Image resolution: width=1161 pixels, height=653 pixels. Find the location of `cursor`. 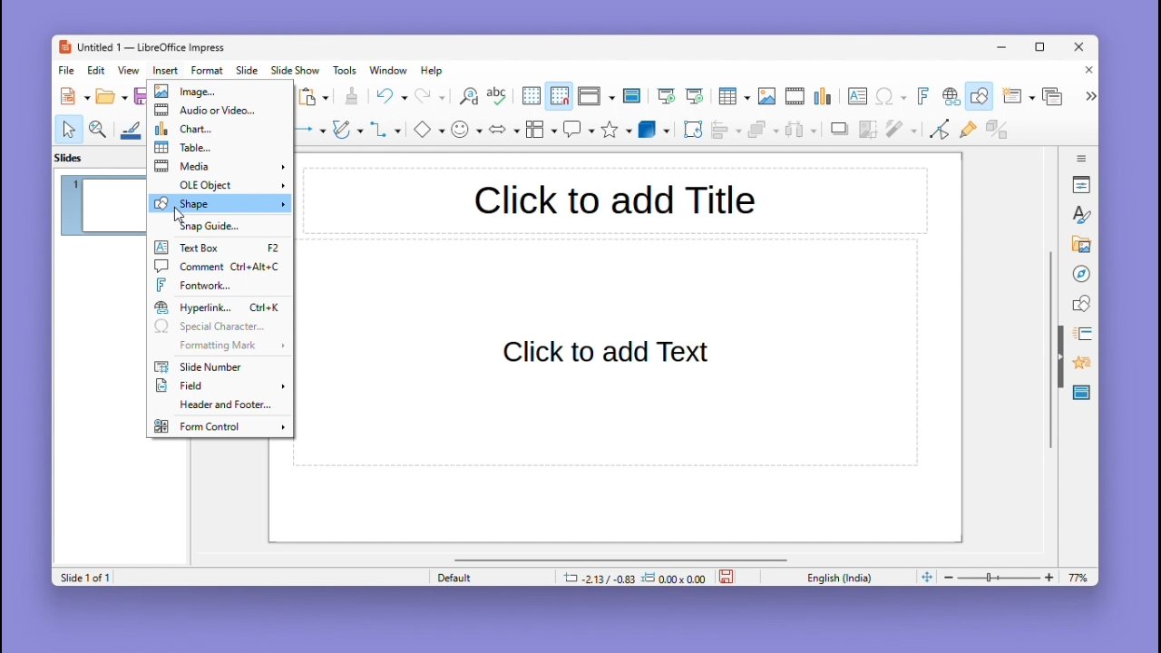

cursor is located at coordinates (174, 215).